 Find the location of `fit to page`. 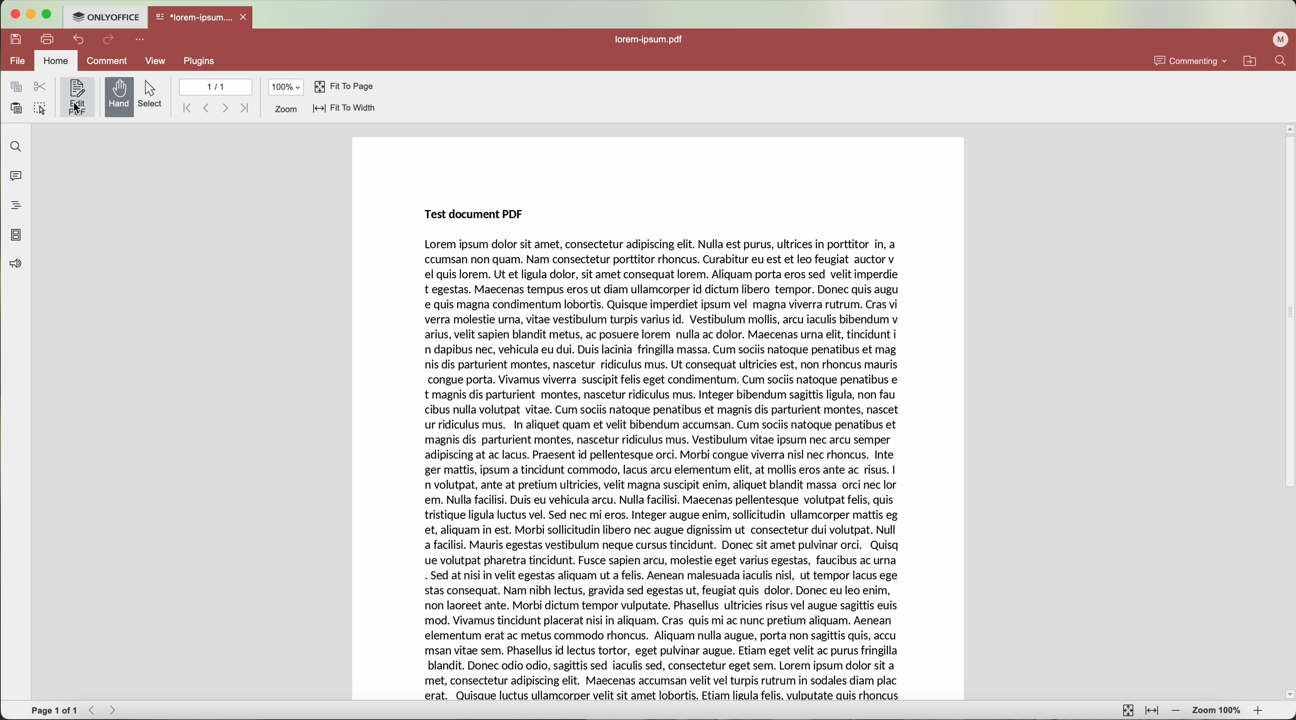

fit to page is located at coordinates (1126, 710).